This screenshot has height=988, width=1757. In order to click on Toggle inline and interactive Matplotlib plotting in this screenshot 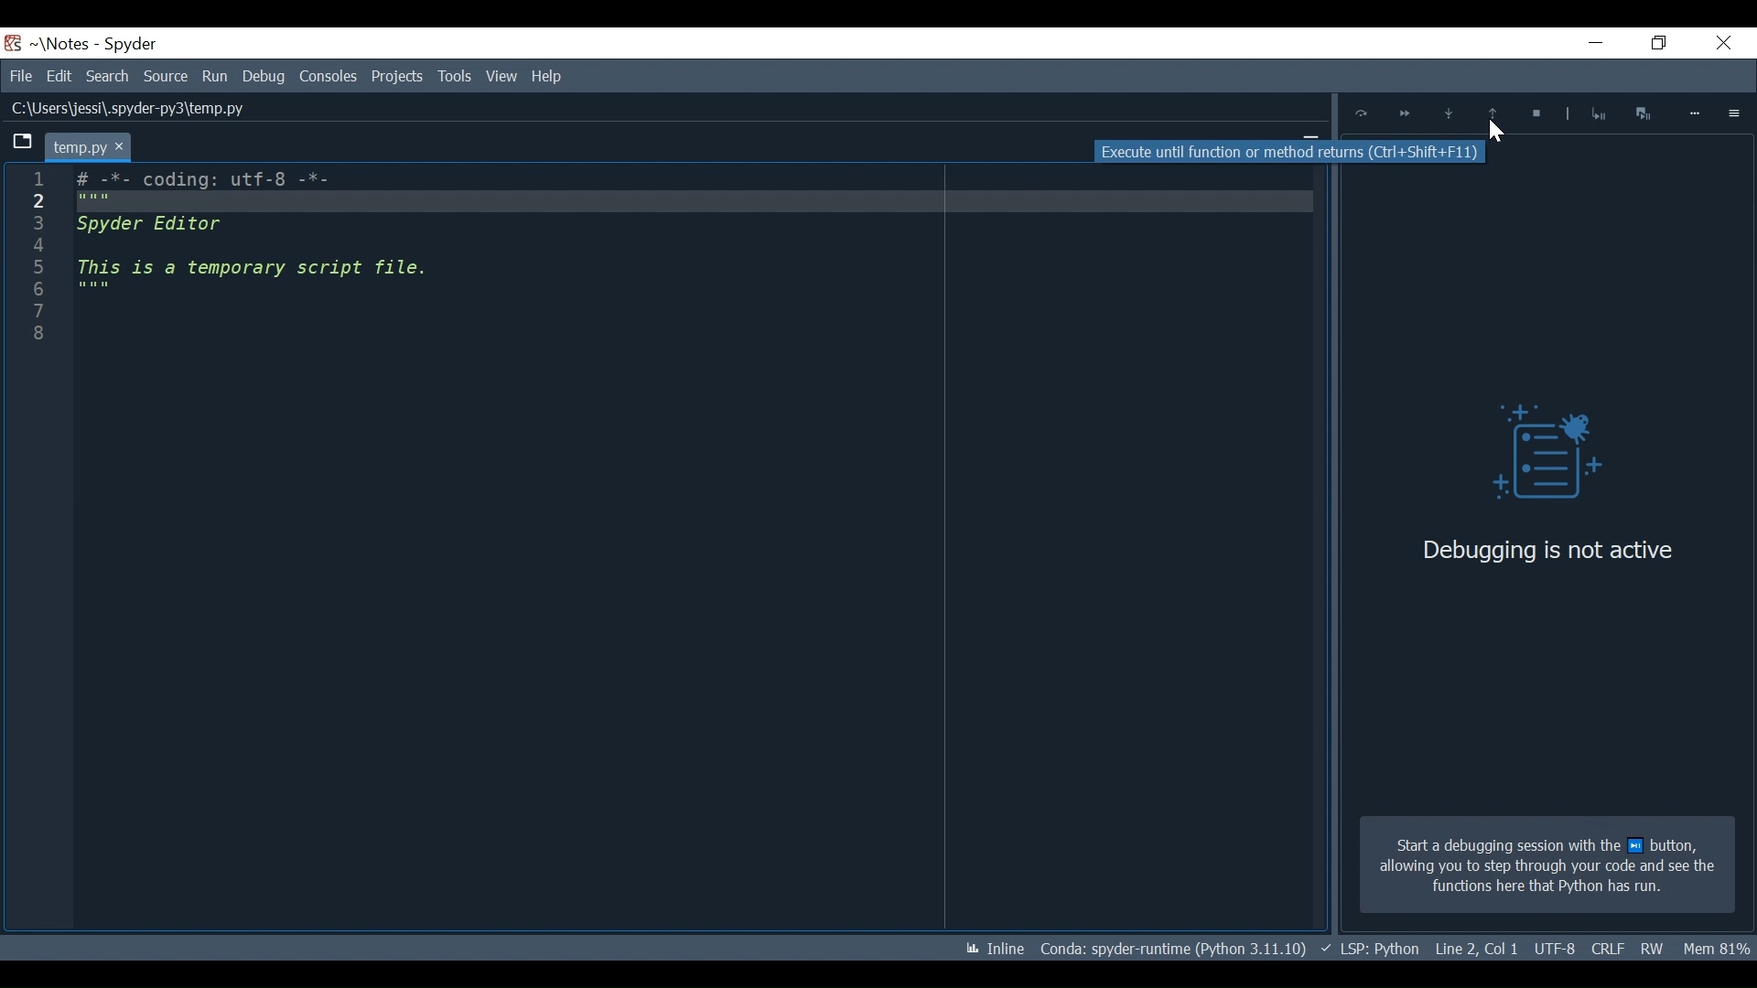, I will do `click(995, 949)`.